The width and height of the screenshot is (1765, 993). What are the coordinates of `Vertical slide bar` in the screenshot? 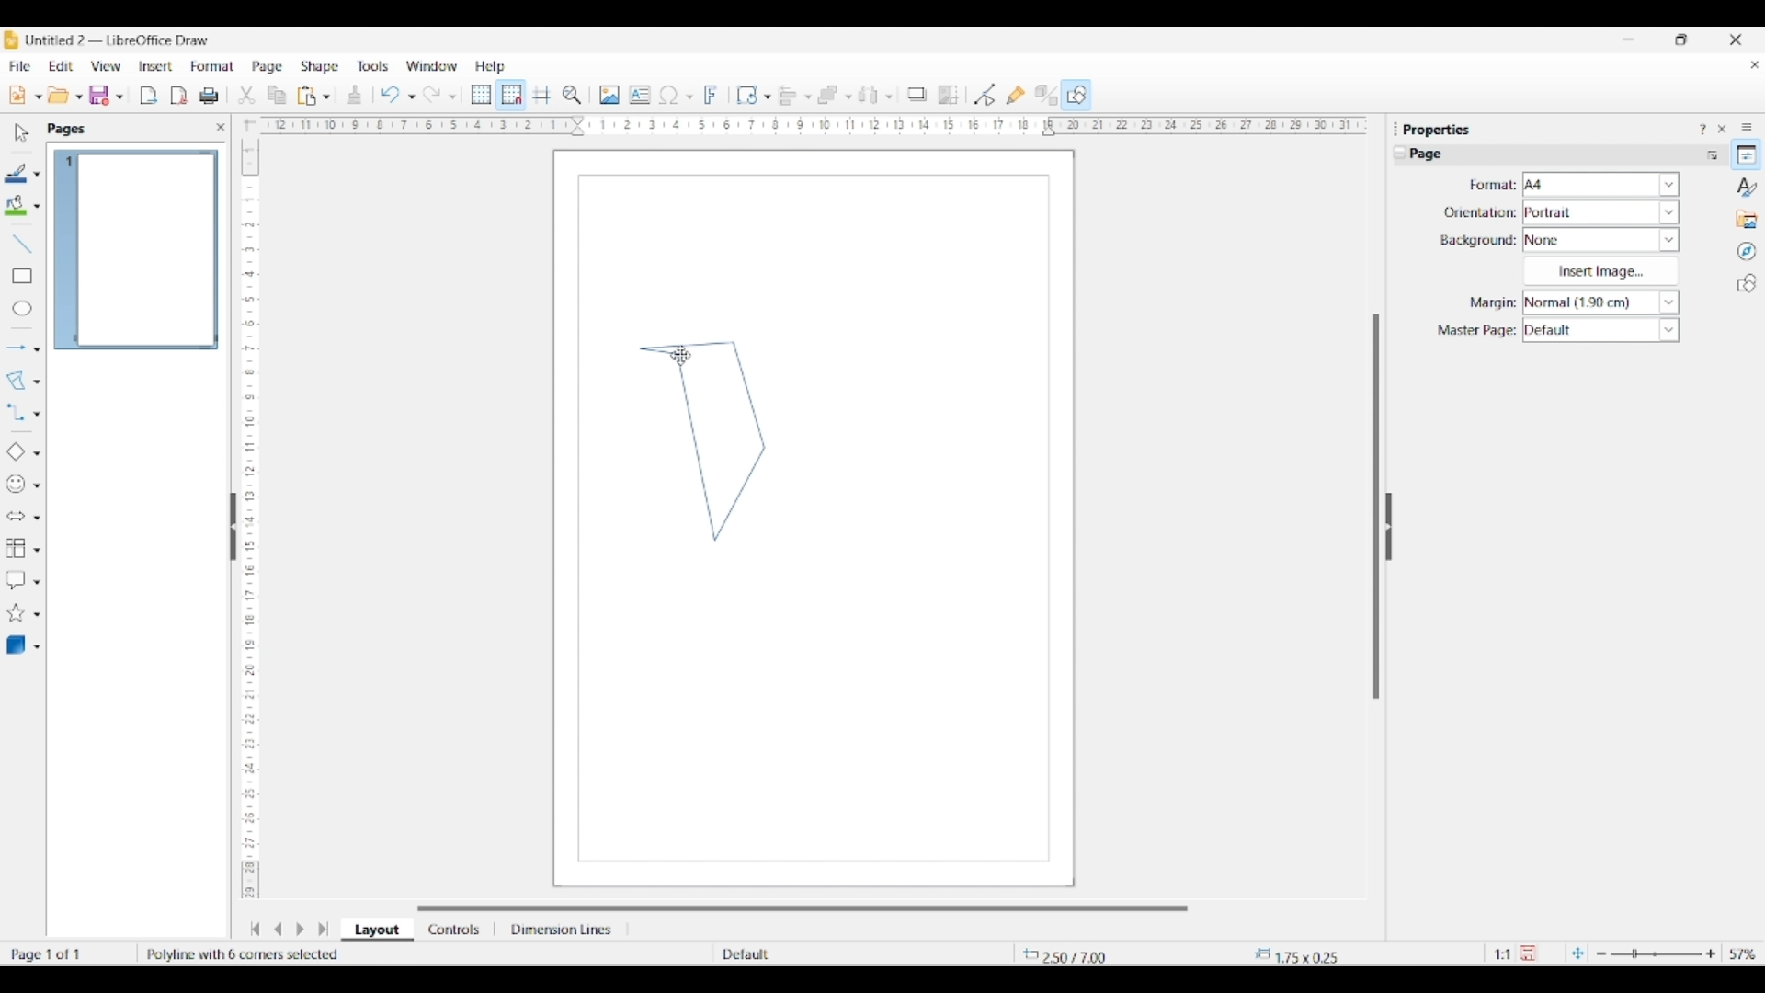 It's located at (1376, 507).